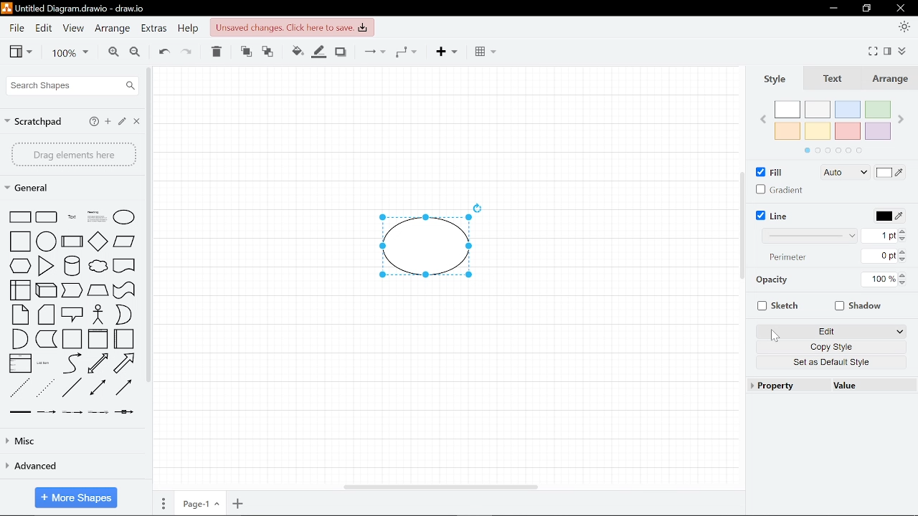 The width and height of the screenshot is (918, 516). What do you see at coordinates (899, 8) in the screenshot?
I see `Close window` at bounding box center [899, 8].